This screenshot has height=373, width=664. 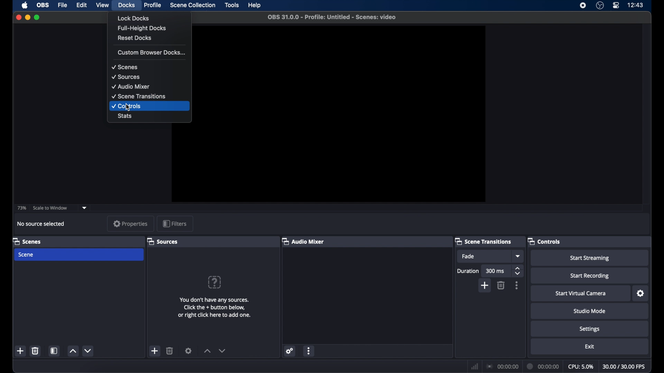 I want to click on connection, so click(x=503, y=366).